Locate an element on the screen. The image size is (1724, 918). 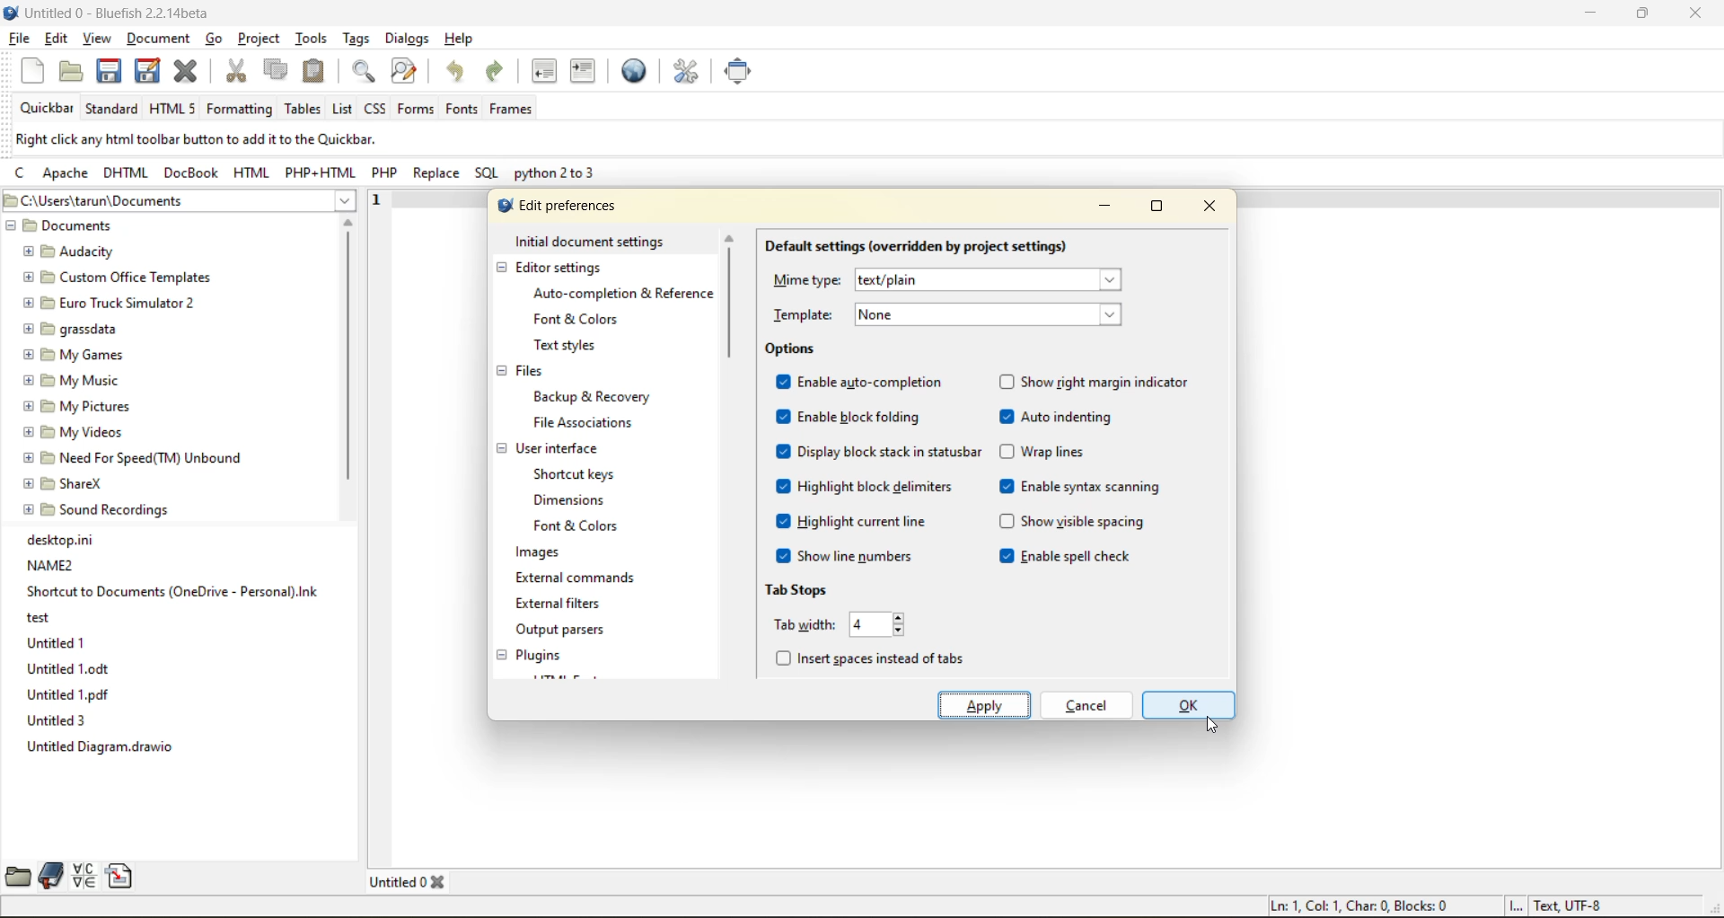
vertical scroll  bar is located at coordinates (732, 304).